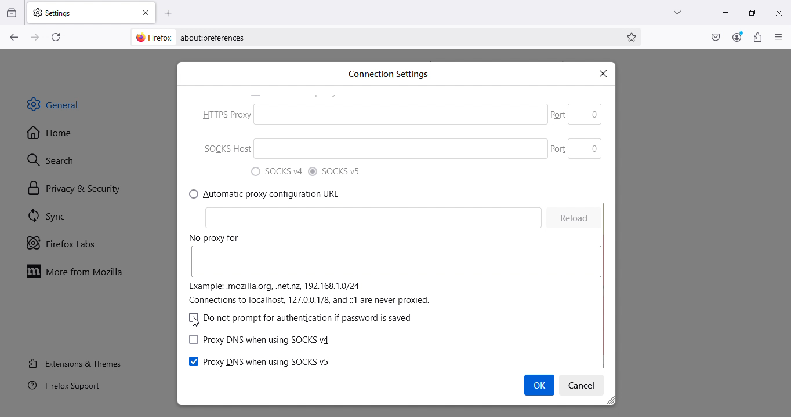  I want to click on Cursor, so click(538, 385).